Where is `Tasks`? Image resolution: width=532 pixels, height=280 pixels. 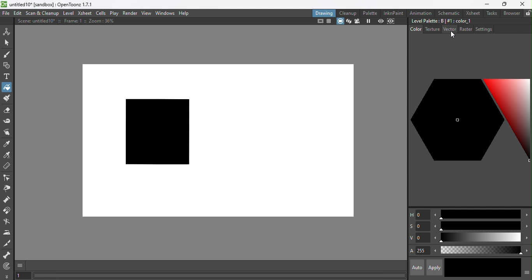 Tasks is located at coordinates (491, 13).